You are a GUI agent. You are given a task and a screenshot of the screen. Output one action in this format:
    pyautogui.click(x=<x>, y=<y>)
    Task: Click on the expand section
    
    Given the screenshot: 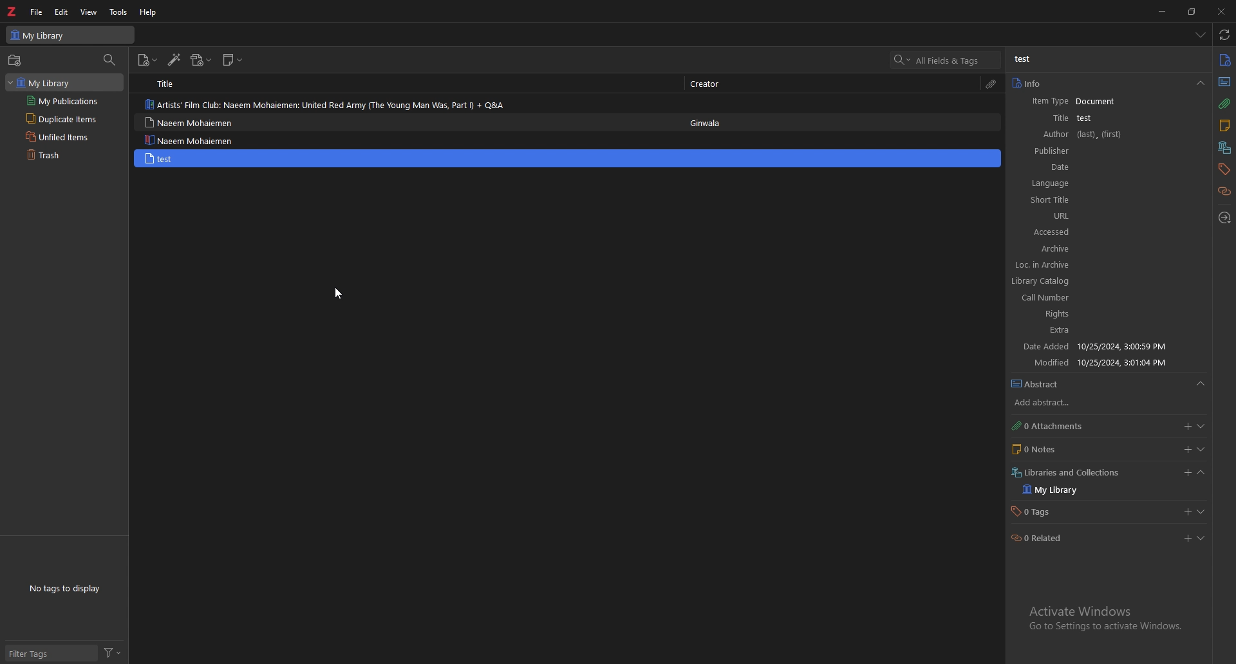 What is the action you would take?
    pyautogui.click(x=1206, y=427)
    